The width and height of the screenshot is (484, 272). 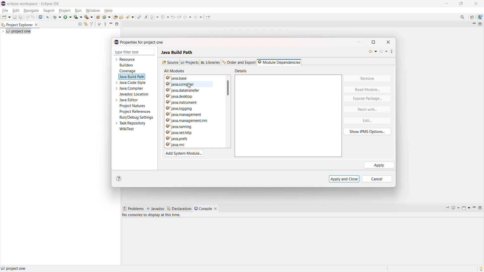 I want to click on java.base, so click(x=194, y=78).